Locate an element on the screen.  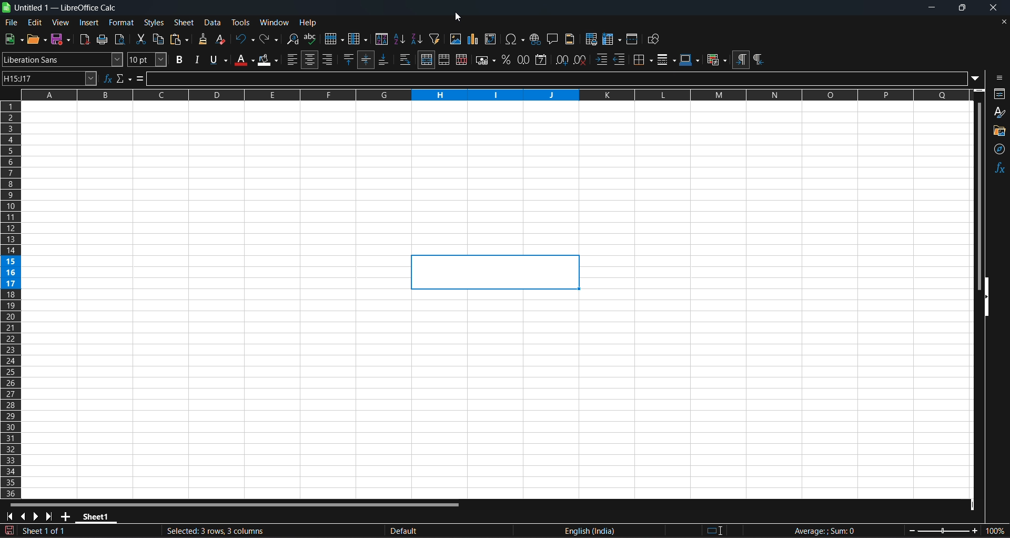
bold is located at coordinates (176, 60).